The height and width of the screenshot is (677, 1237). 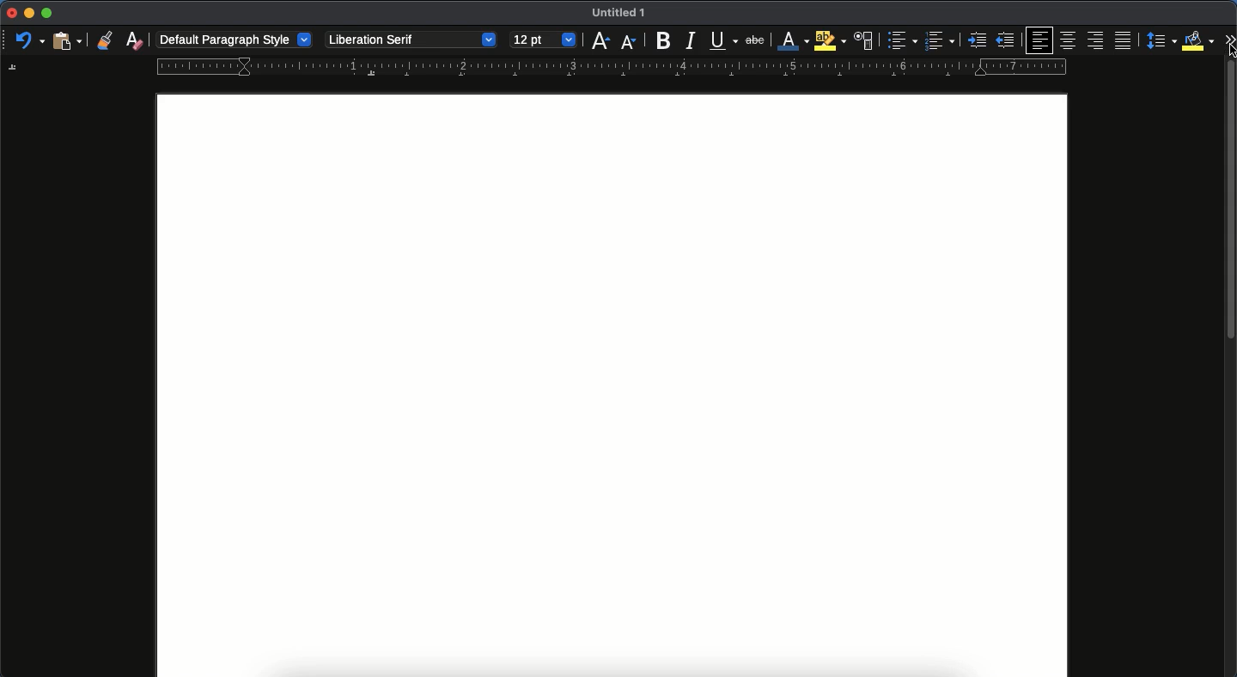 I want to click on Cursor, so click(x=1229, y=51).